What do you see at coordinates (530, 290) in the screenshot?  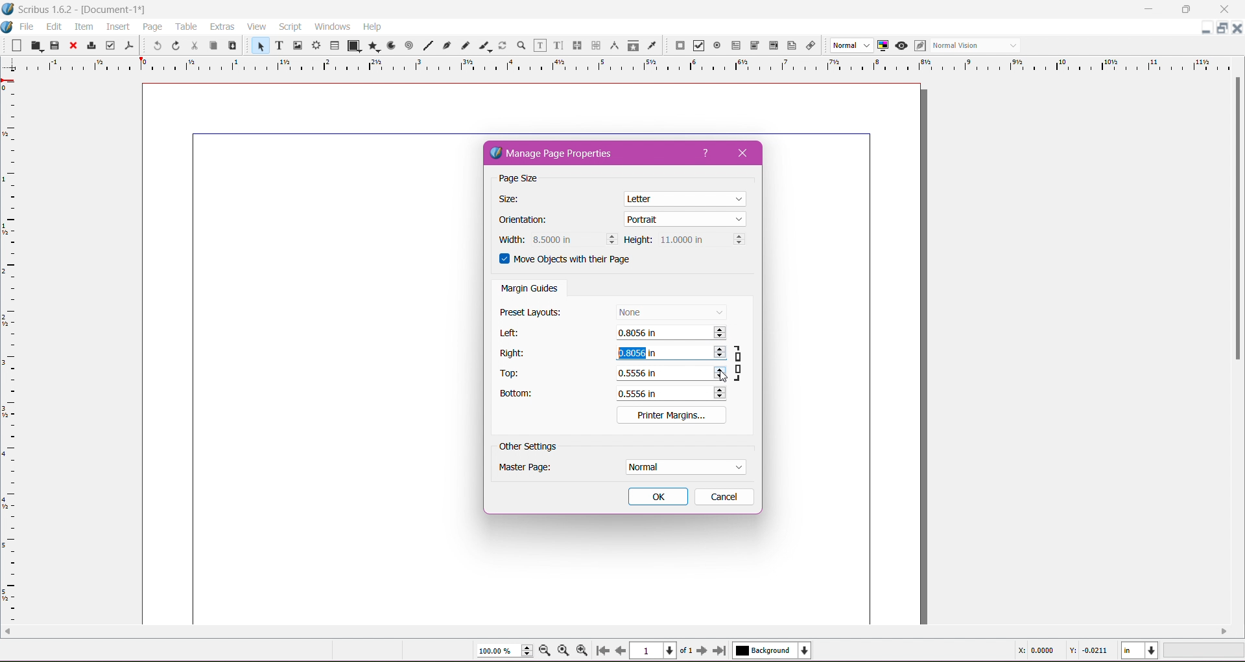 I see `Margin Guides` at bounding box center [530, 290].